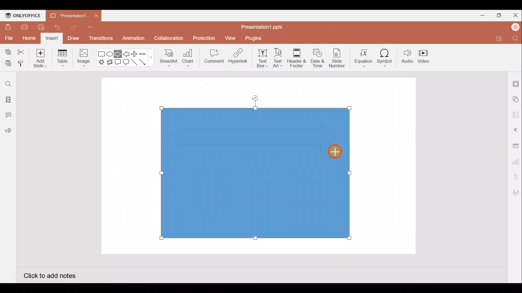  What do you see at coordinates (514, 14) in the screenshot?
I see `Close` at bounding box center [514, 14].